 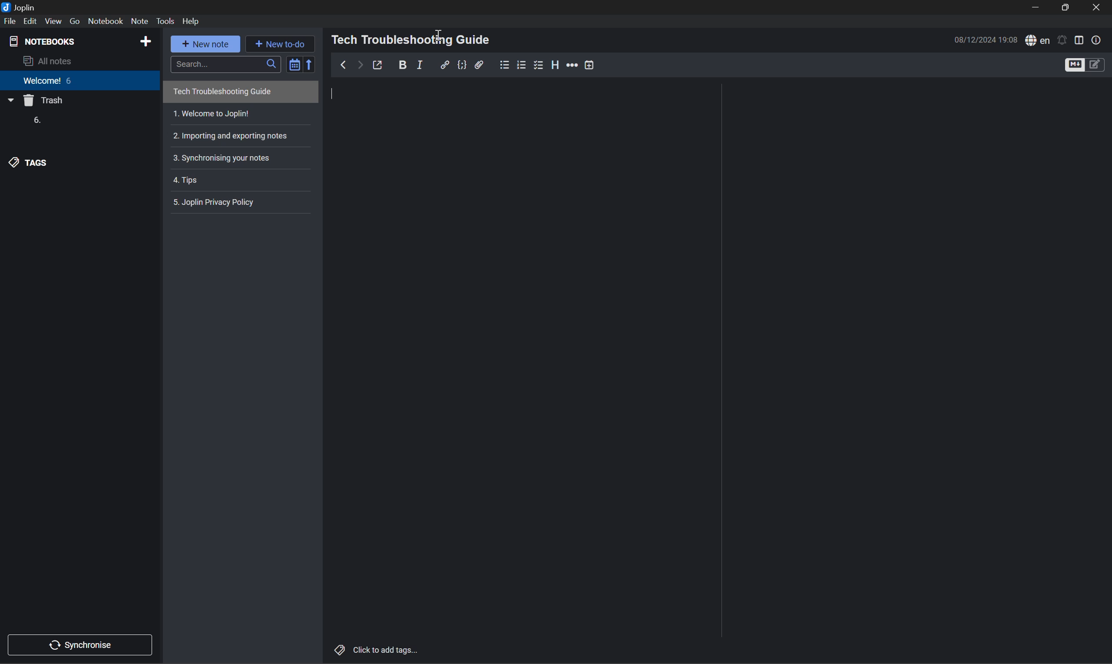 I want to click on Back, so click(x=341, y=64).